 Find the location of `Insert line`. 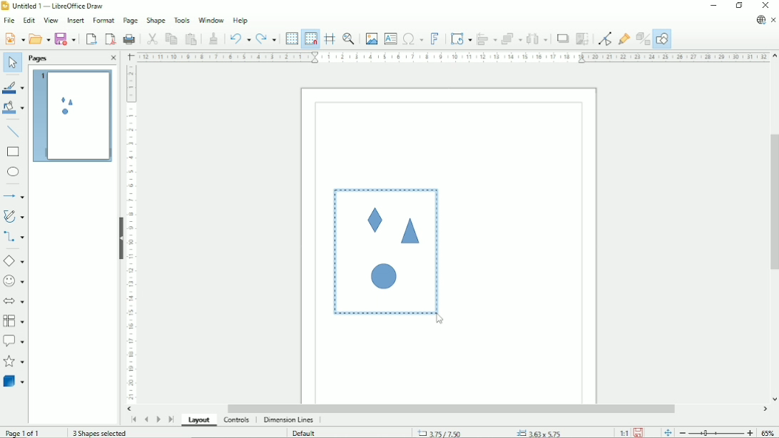

Insert line is located at coordinates (14, 131).